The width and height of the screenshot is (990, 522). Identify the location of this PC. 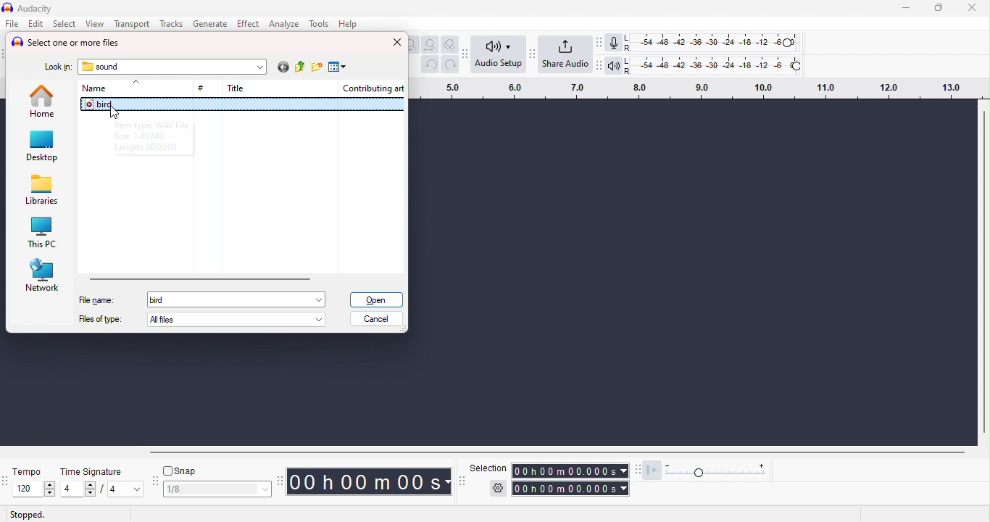
(41, 233).